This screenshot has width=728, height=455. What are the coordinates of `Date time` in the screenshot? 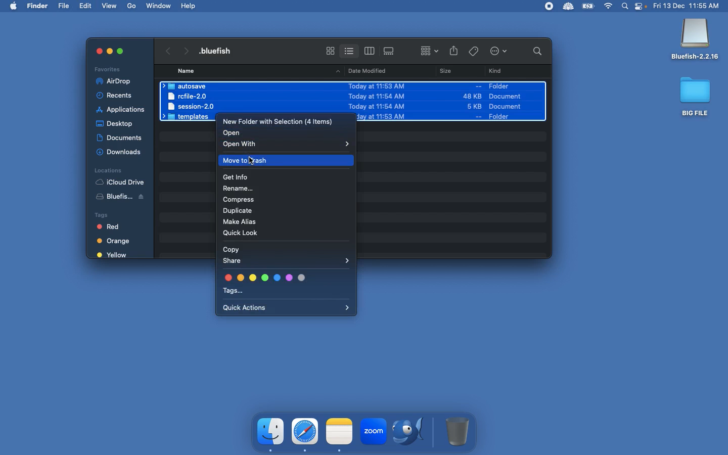 It's located at (690, 6).